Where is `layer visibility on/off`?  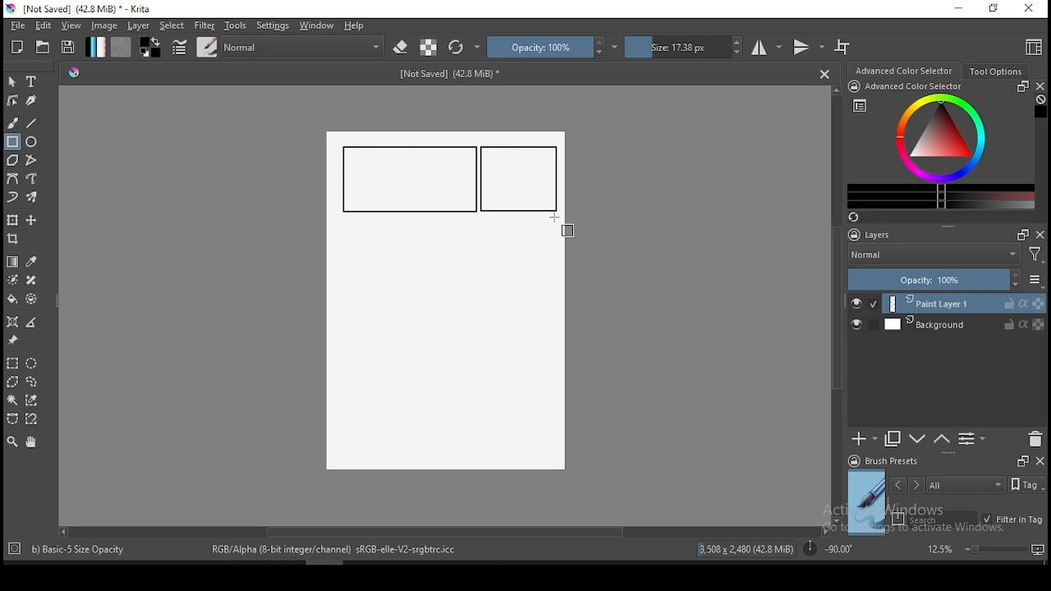
layer visibility on/off is located at coordinates (861, 326).